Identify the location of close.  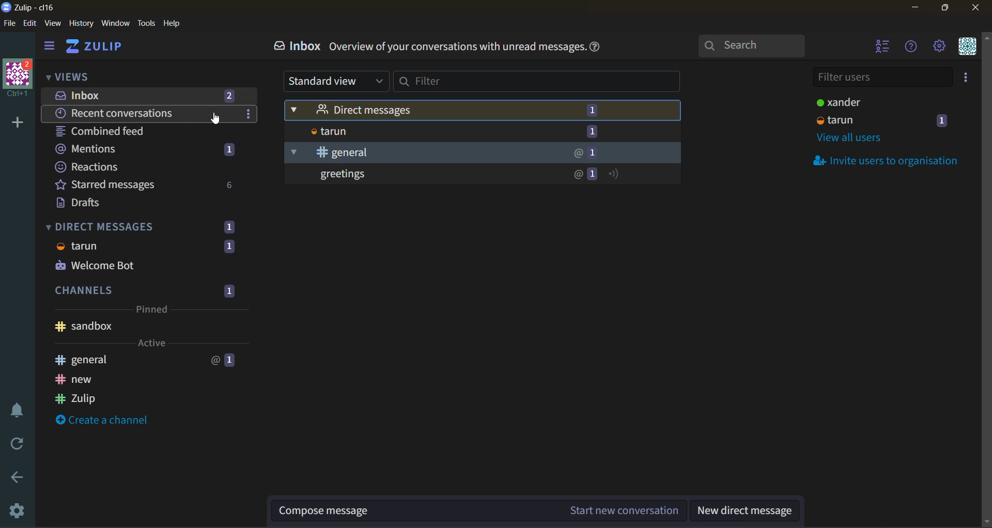
(976, 9).